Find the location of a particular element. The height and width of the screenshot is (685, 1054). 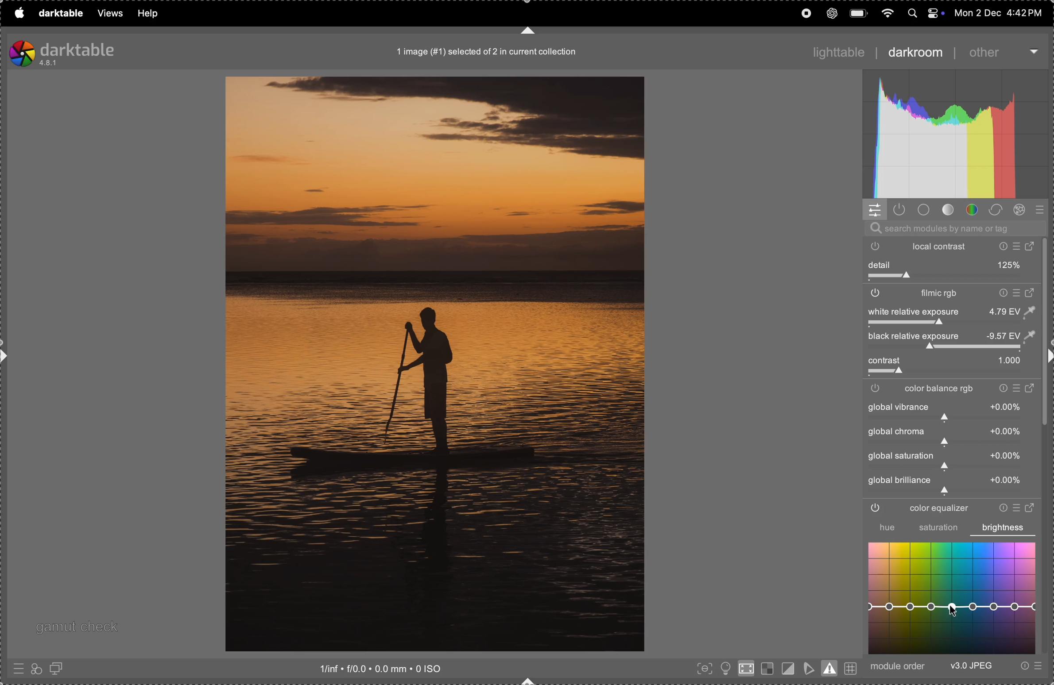

current image position is located at coordinates (488, 53).